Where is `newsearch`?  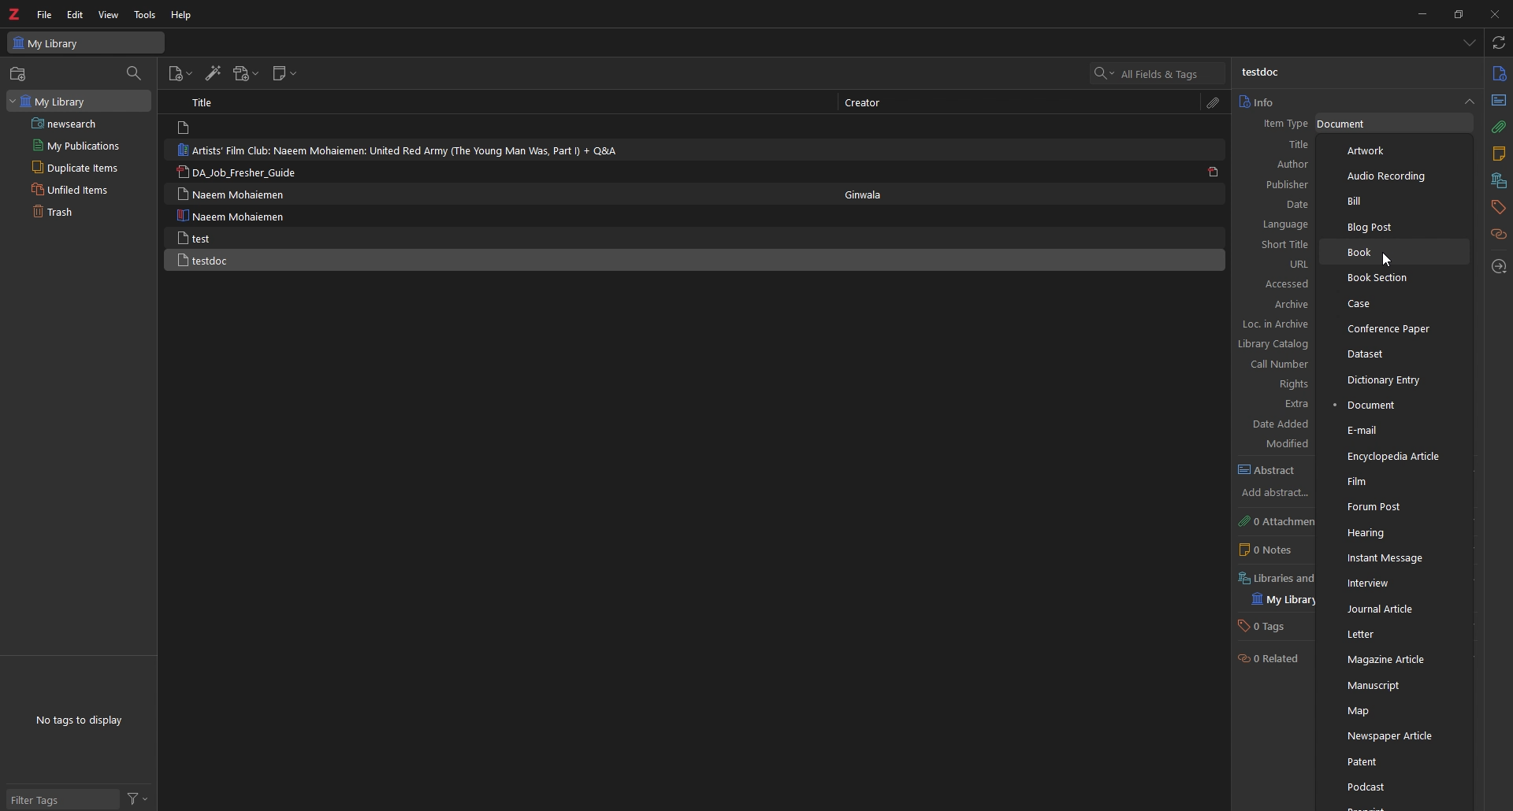
newsearch is located at coordinates (80, 124).